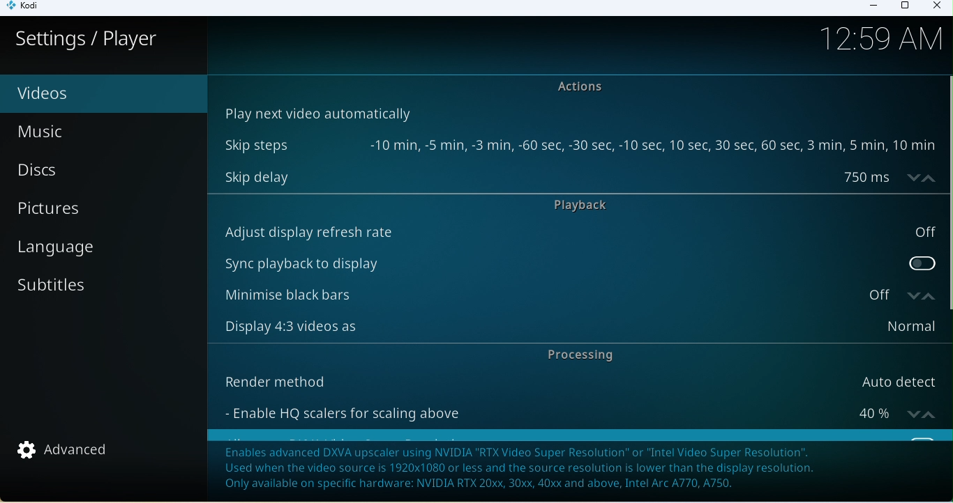  What do you see at coordinates (592, 206) in the screenshot?
I see `Playback` at bounding box center [592, 206].